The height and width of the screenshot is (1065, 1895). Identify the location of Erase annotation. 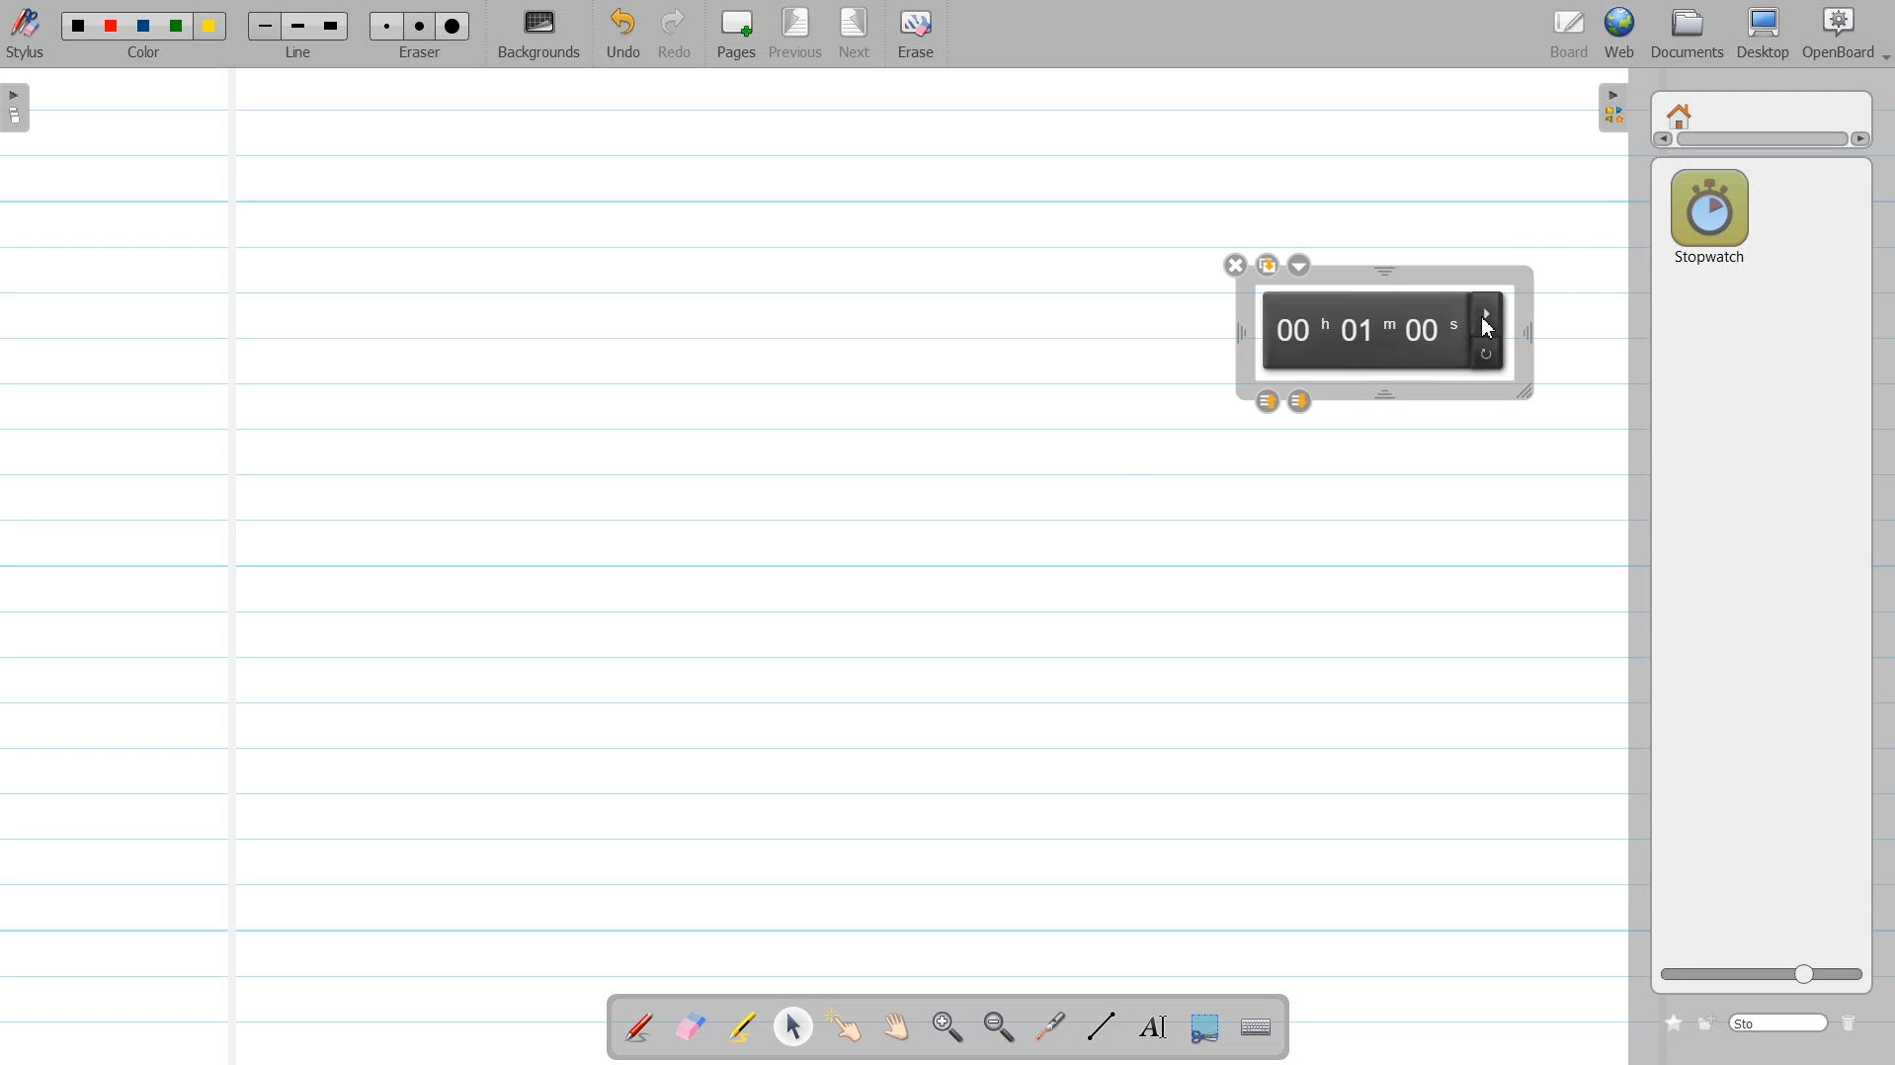
(689, 1026).